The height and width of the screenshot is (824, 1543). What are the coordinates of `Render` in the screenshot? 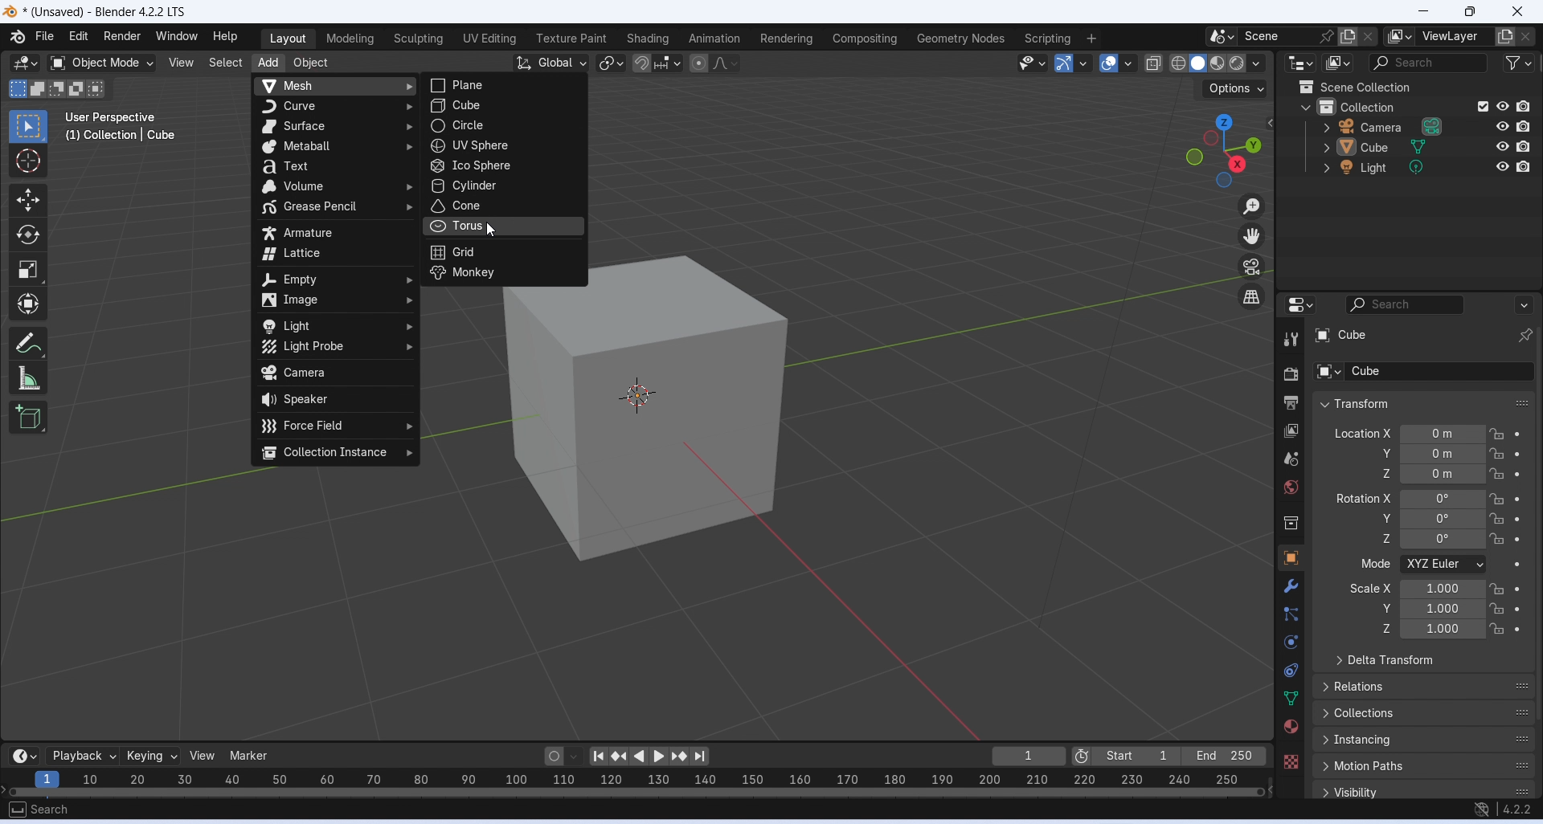 It's located at (122, 36).